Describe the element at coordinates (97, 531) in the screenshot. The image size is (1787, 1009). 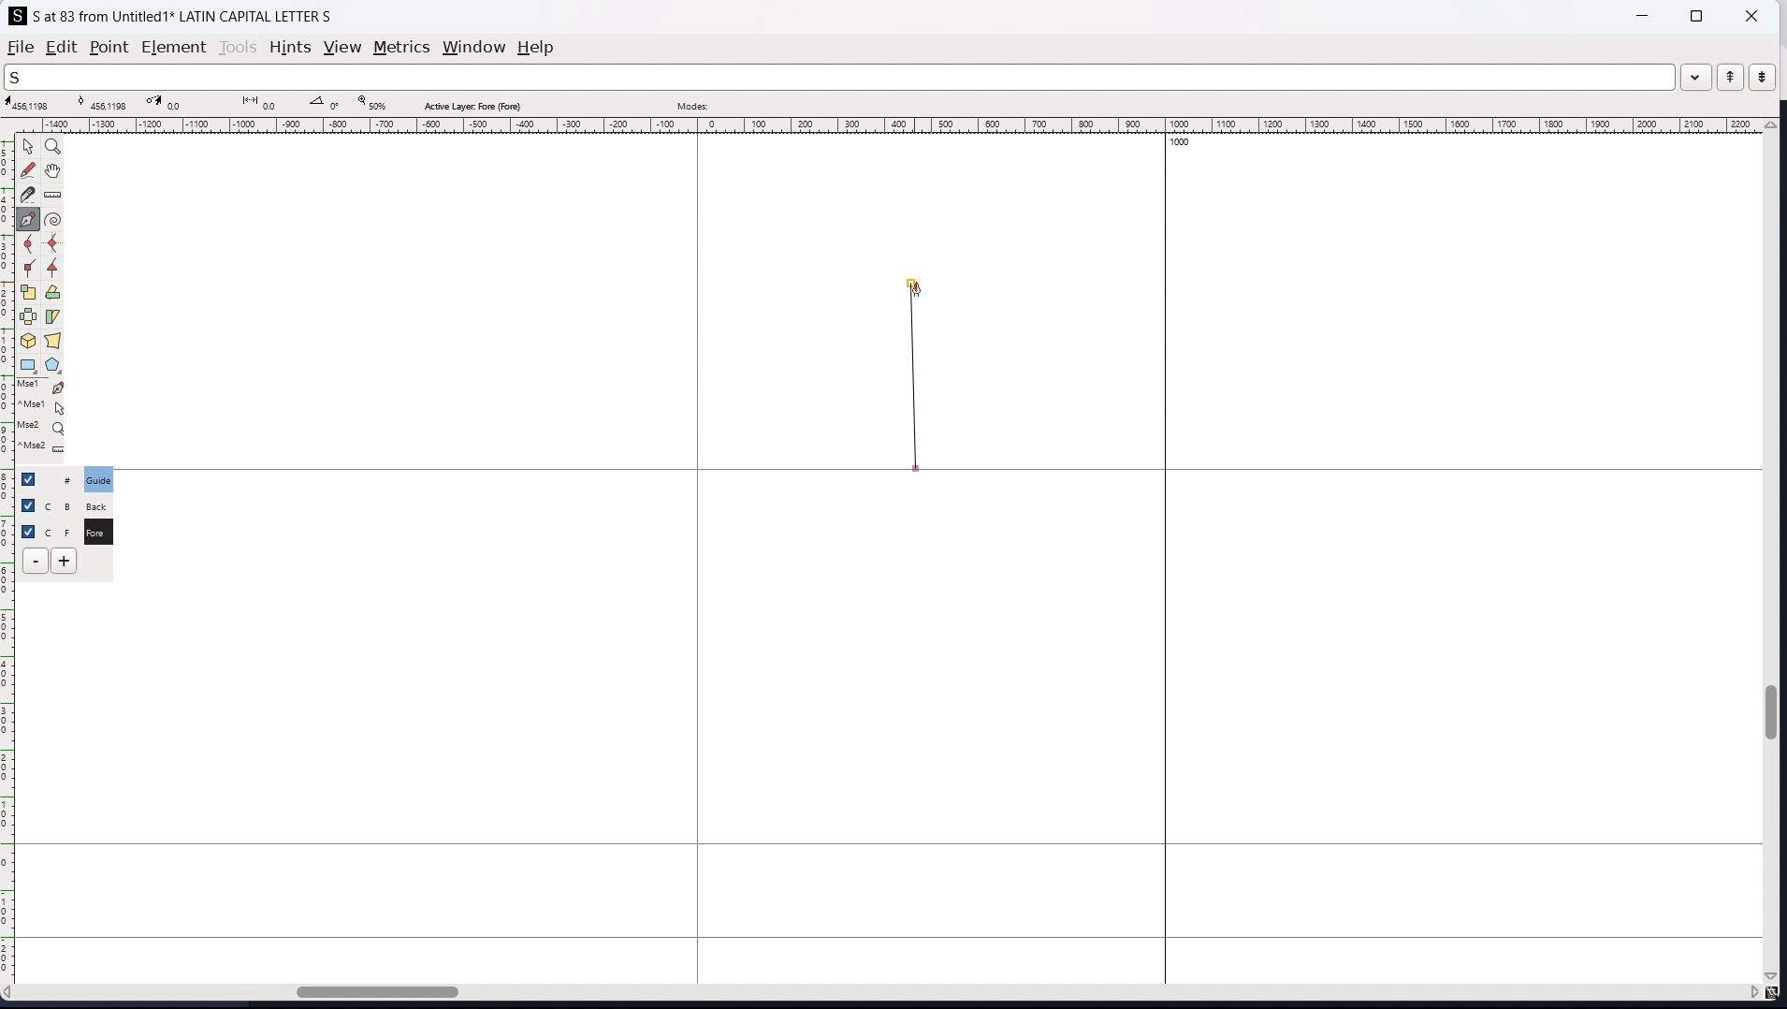
I see `C F Fore` at that location.